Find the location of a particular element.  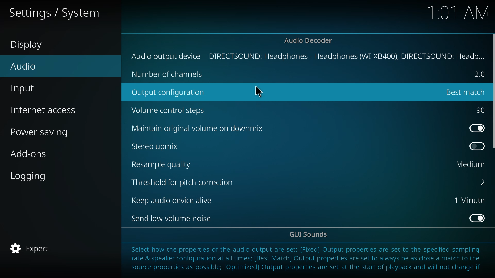

medium is located at coordinates (467, 165).